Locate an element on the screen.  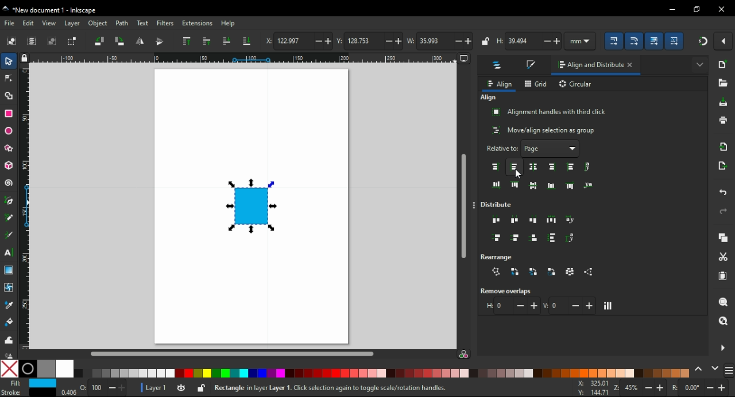
cursor co-ordinates is located at coordinates (591, 388).